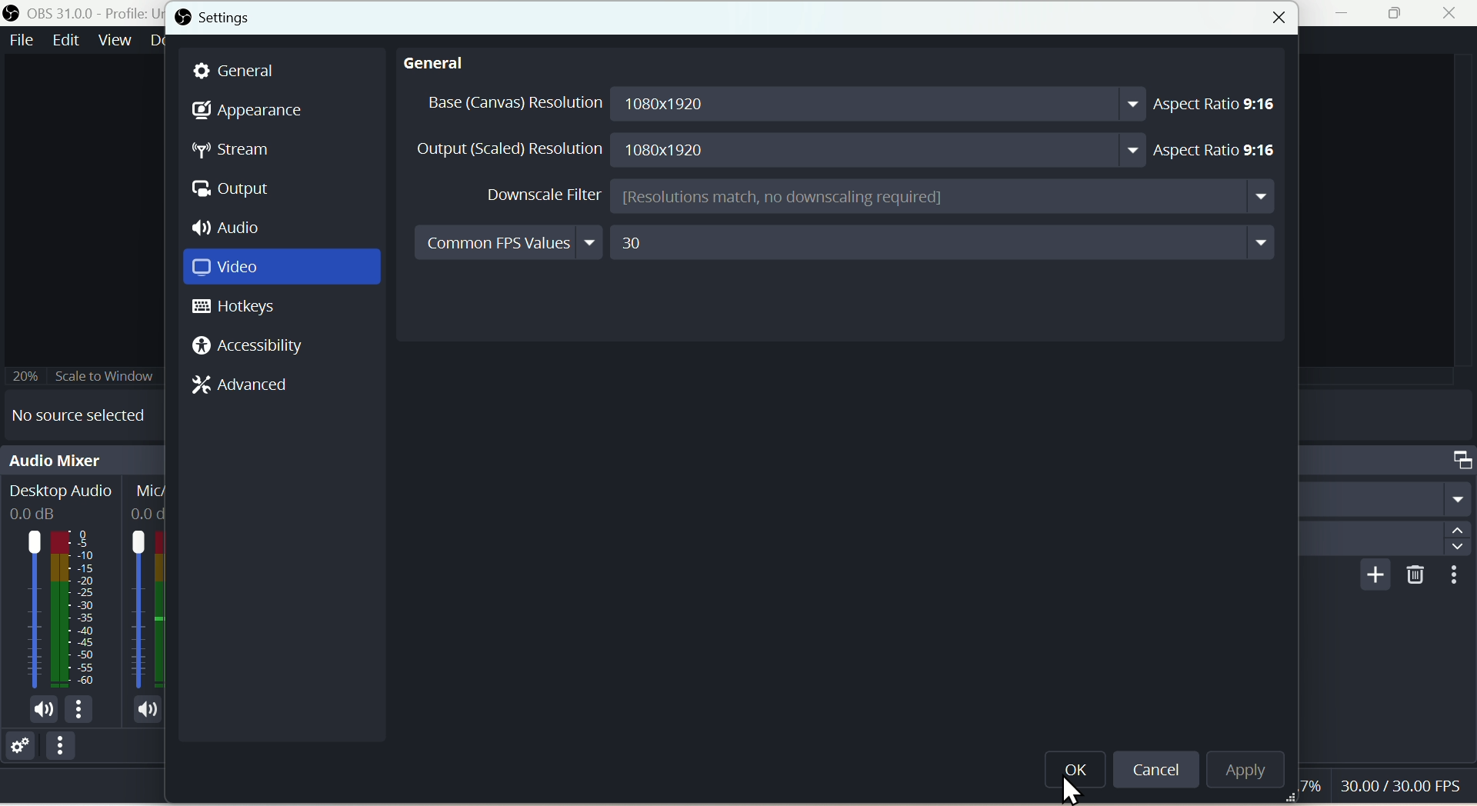 This screenshot has width=1477, height=806. What do you see at coordinates (233, 152) in the screenshot?
I see `Stream` at bounding box center [233, 152].